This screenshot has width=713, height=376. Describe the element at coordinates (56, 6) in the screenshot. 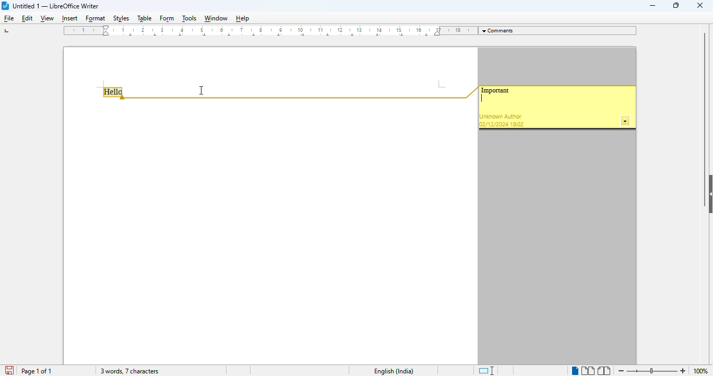

I see `title` at that location.